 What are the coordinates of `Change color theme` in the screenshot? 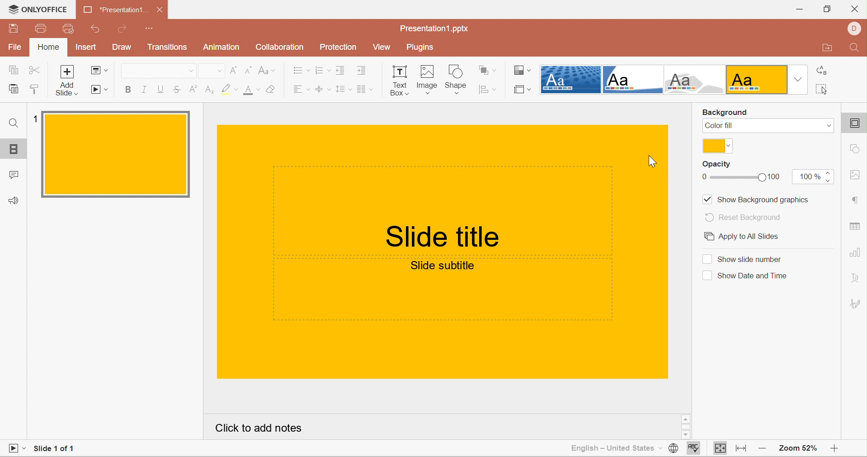 It's located at (522, 70).